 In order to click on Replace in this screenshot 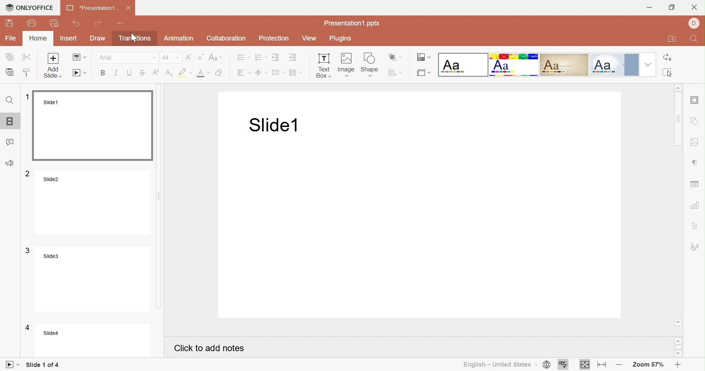, I will do `click(669, 57)`.